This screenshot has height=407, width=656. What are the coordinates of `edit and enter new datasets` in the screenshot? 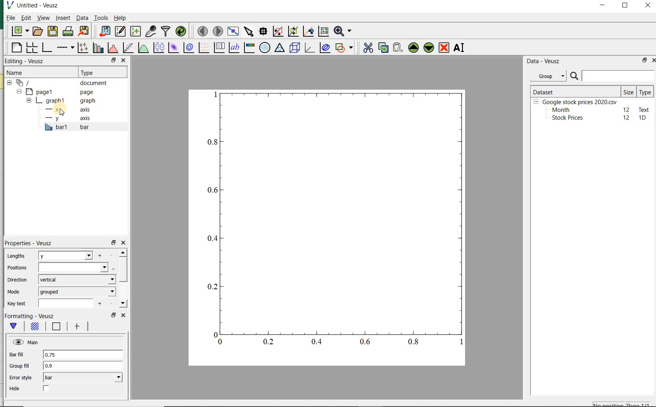 It's located at (120, 31).